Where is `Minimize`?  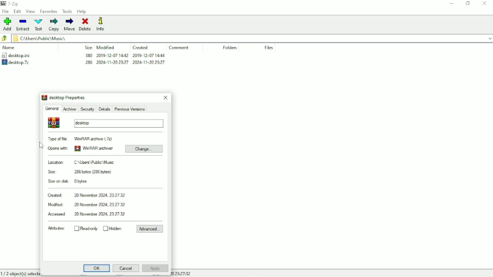 Minimize is located at coordinates (452, 5).